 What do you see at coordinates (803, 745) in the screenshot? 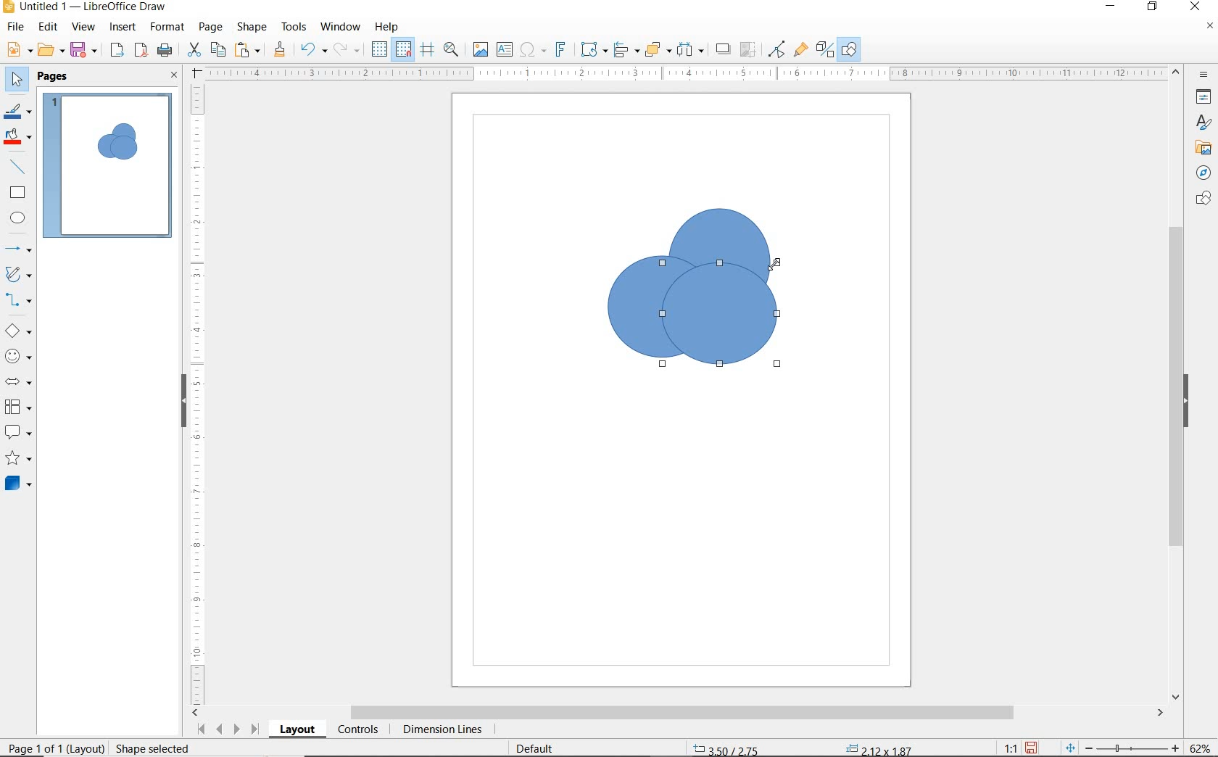
I see `STANDARD SELECTION` at bounding box center [803, 745].